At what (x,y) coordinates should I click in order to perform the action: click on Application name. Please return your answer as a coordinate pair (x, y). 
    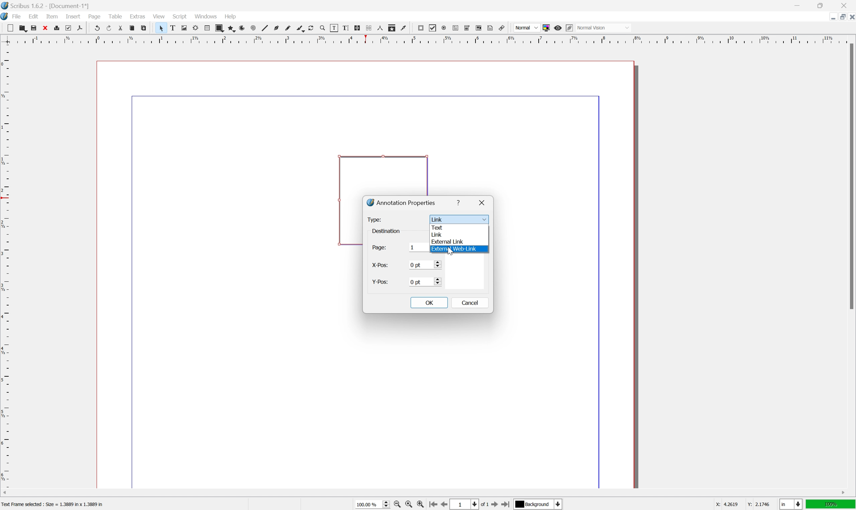
    Looking at the image, I should click on (46, 5).